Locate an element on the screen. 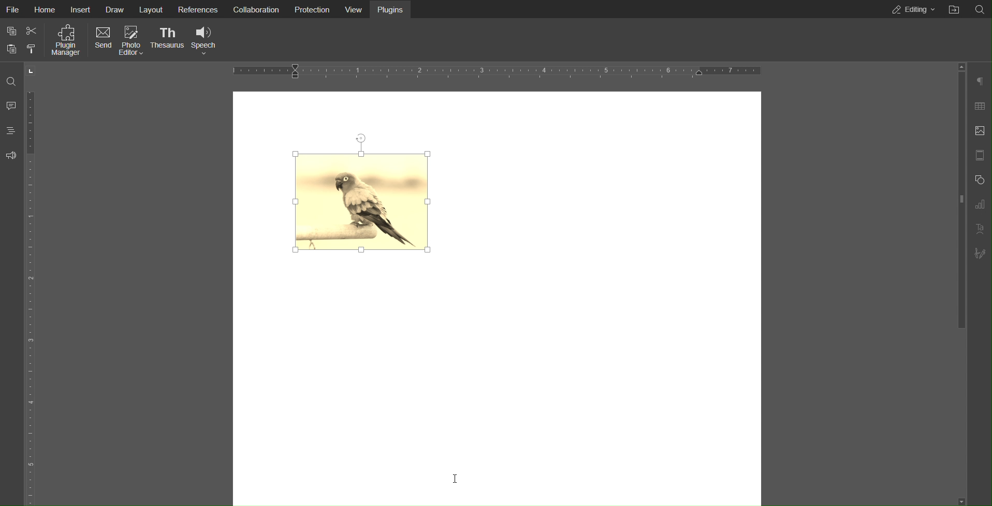  Horizontal Ruler is located at coordinates (491, 71).